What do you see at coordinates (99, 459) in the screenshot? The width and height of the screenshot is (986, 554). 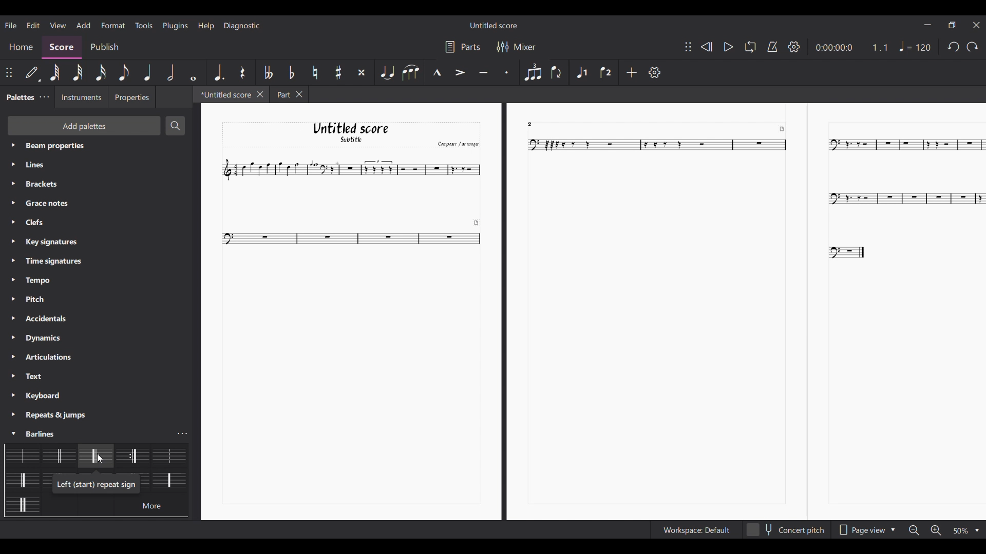 I see `cursor` at bounding box center [99, 459].